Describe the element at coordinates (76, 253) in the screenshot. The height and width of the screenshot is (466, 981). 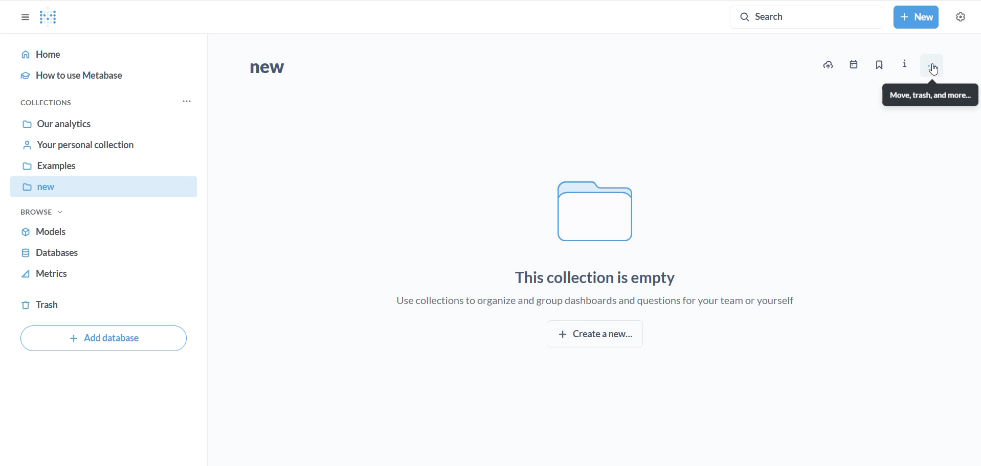
I see `databases` at that location.